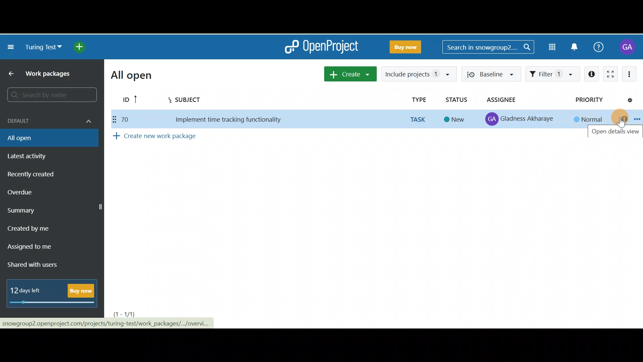 Image resolution: width=643 pixels, height=362 pixels. Describe the element at coordinates (11, 48) in the screenshot. I see `Collapse project menu` at that location.